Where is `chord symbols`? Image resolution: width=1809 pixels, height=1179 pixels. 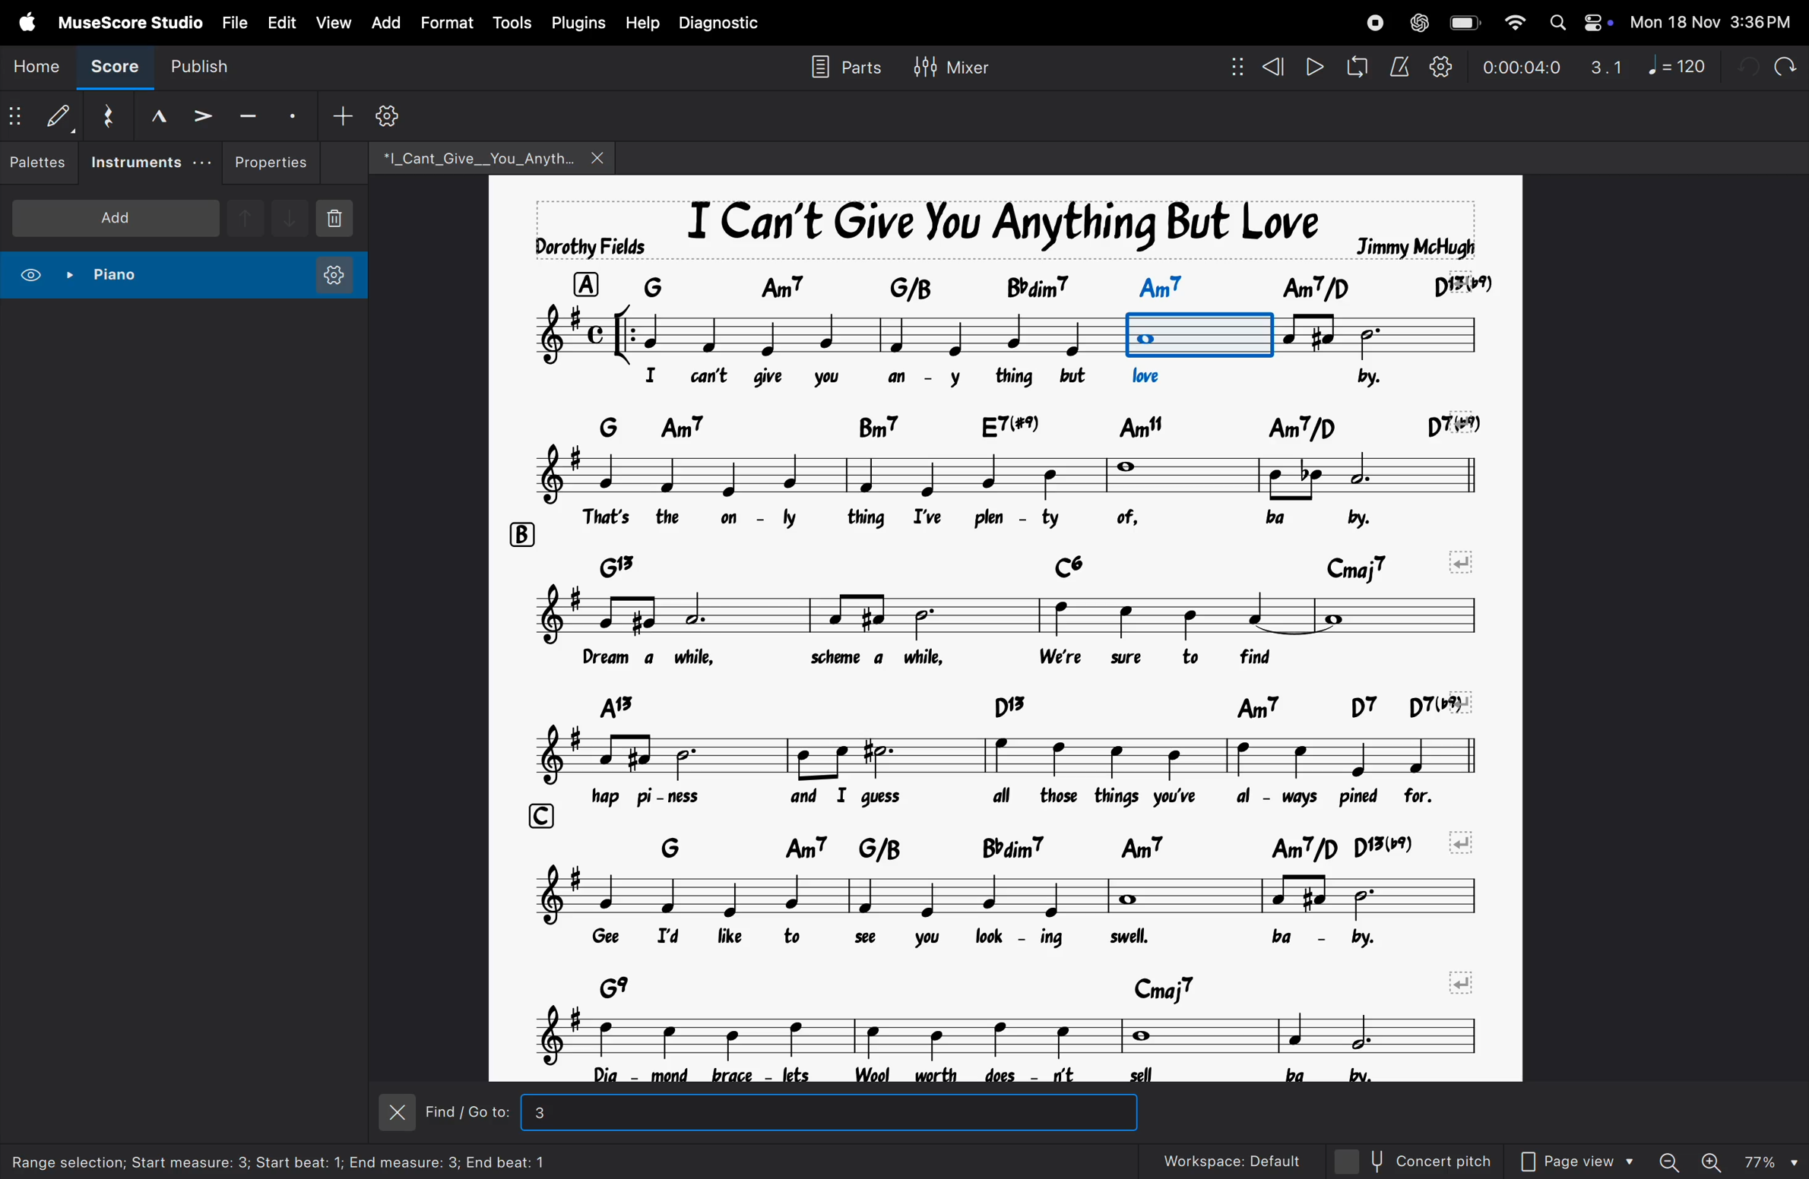 chord symbols is located at coordinates (1059, 848).